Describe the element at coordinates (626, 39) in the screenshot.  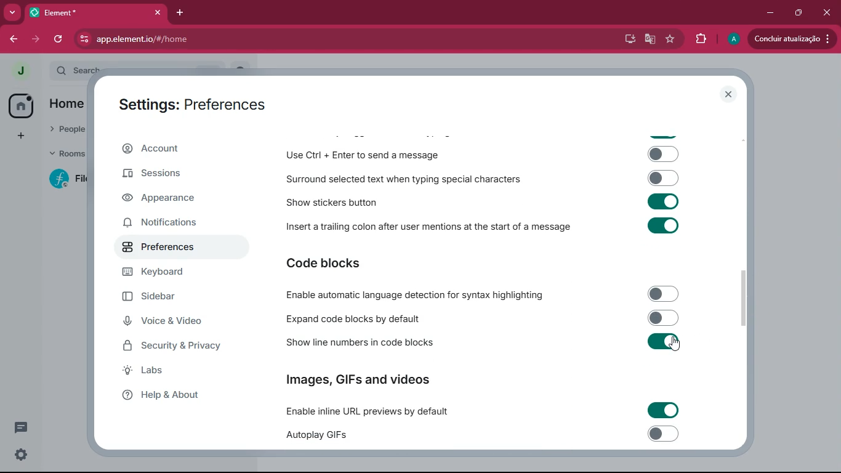
I see `desktop` at that location.